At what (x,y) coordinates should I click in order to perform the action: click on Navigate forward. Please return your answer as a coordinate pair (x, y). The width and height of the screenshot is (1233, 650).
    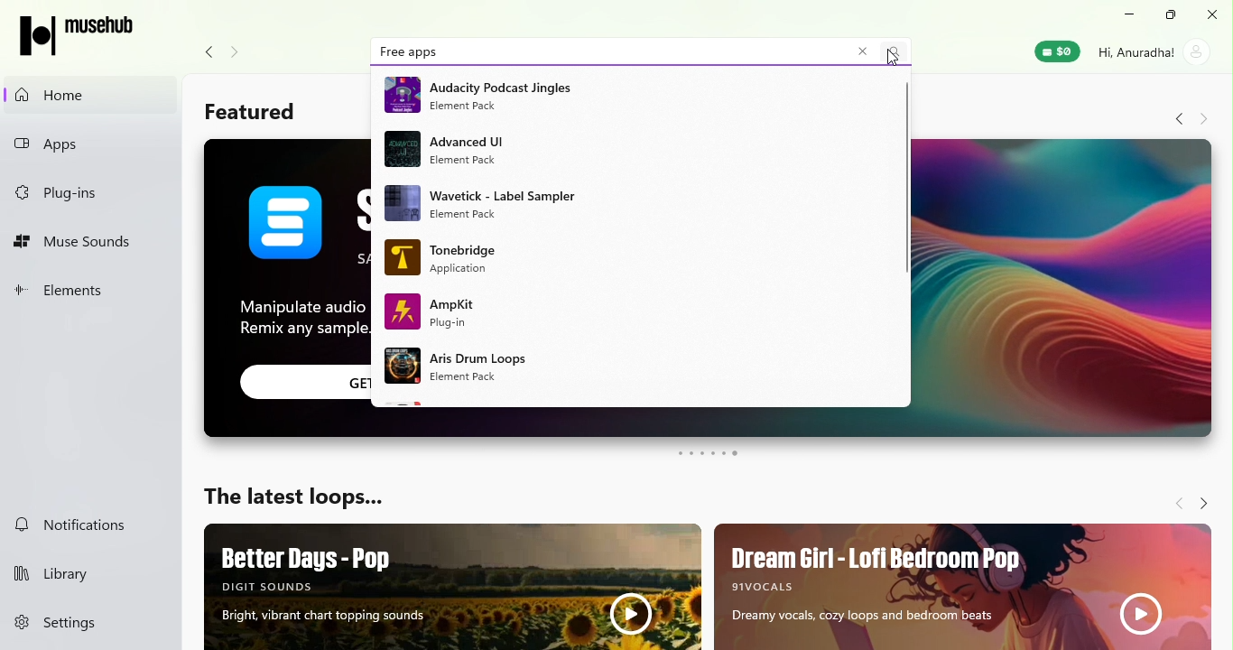
    Looking at the image, I should click on (1203, 119).